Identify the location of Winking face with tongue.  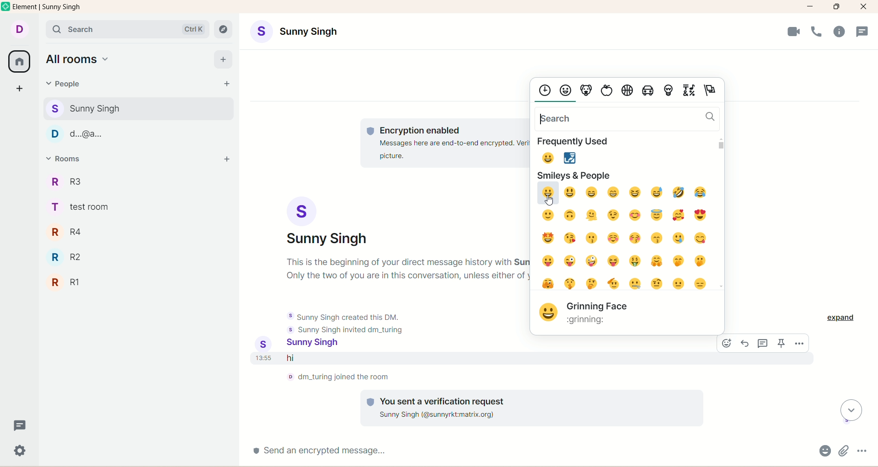
(570, 260).